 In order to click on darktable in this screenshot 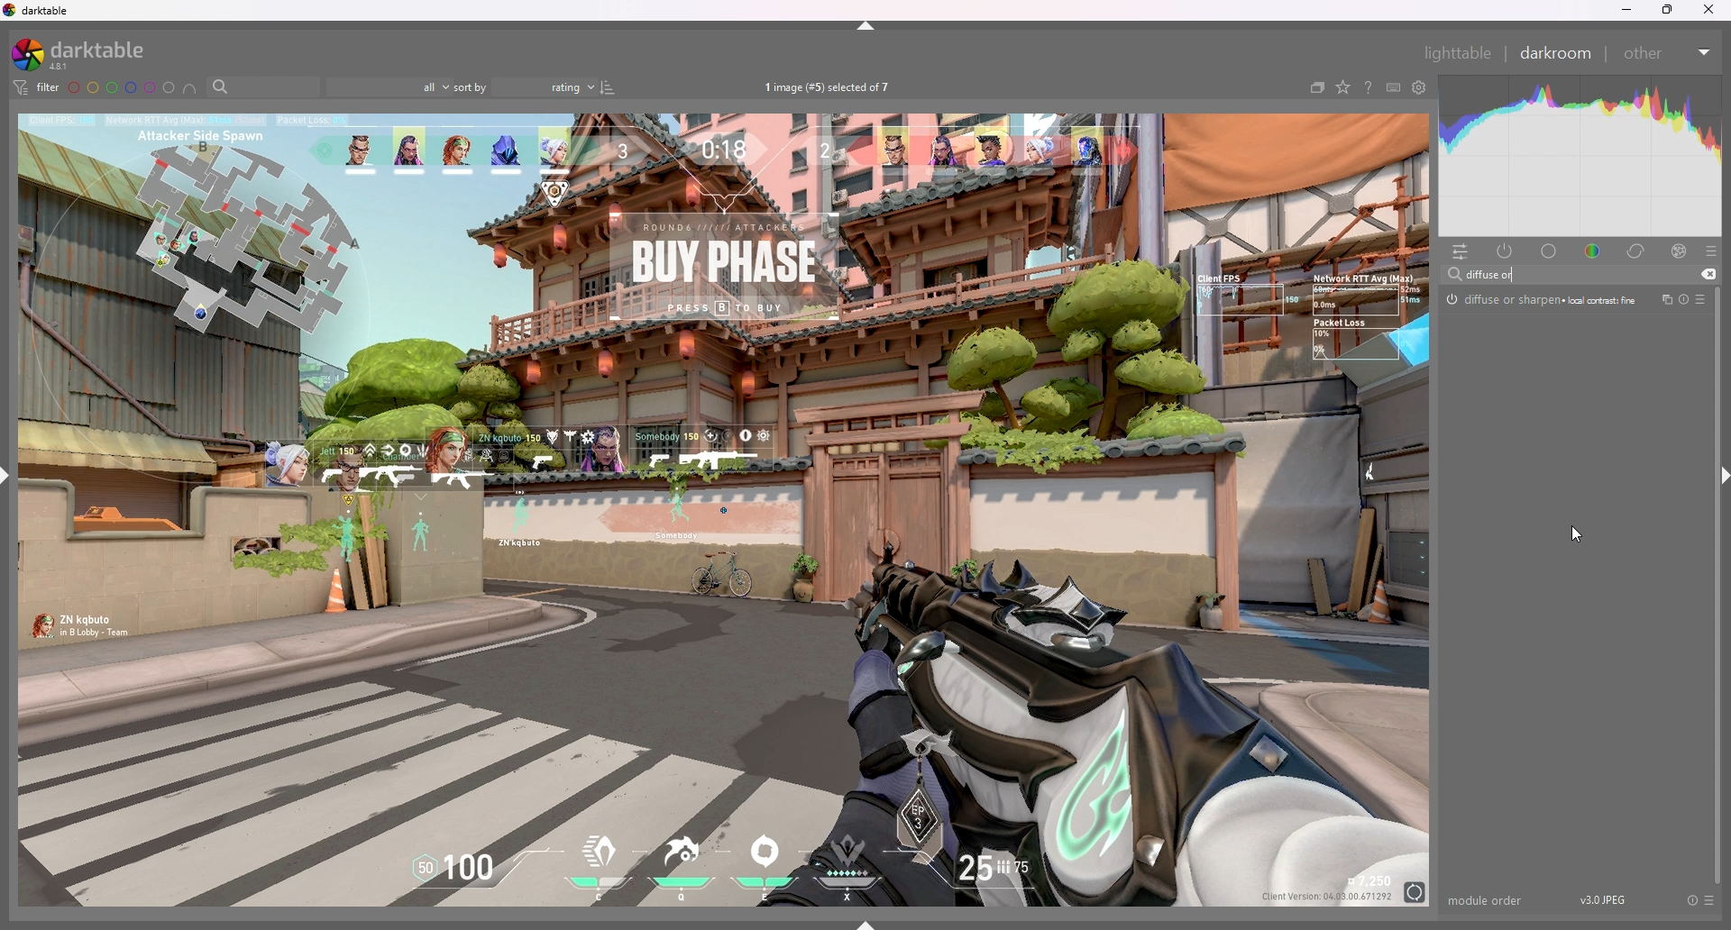, I will do `click(88, 53)`.